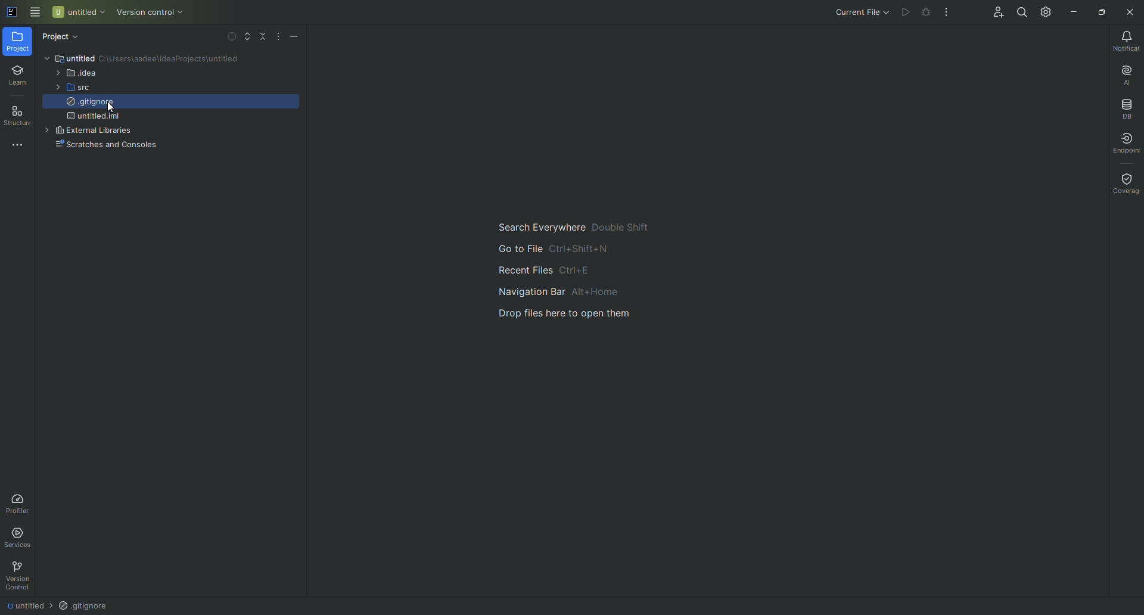 The height and width of the screenshot is (615, 1144). I want to click on Scratches and Console, so click(105, 147).